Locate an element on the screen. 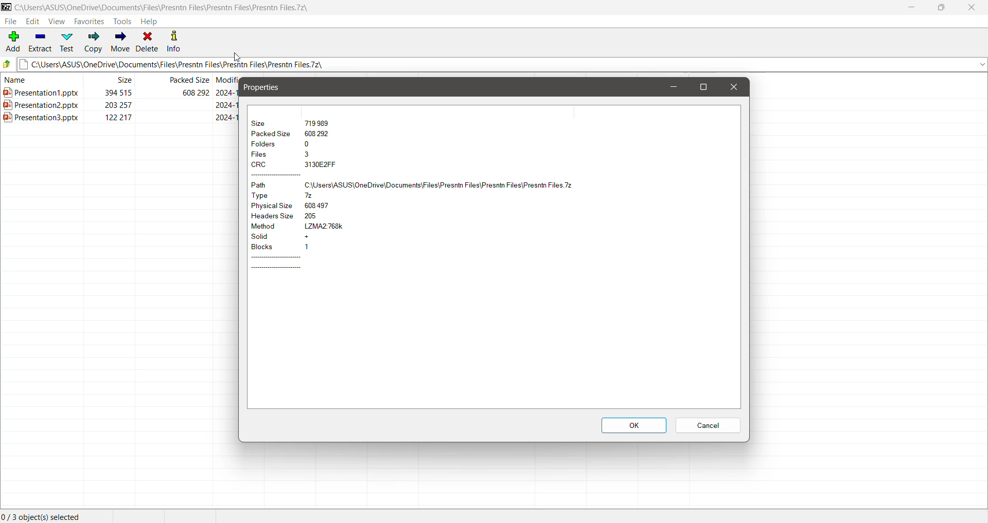  View is located at coordinates (57, 22).